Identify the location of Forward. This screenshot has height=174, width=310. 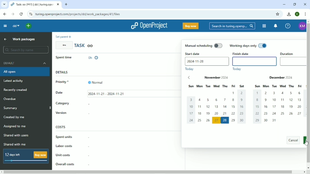
(13, 14).